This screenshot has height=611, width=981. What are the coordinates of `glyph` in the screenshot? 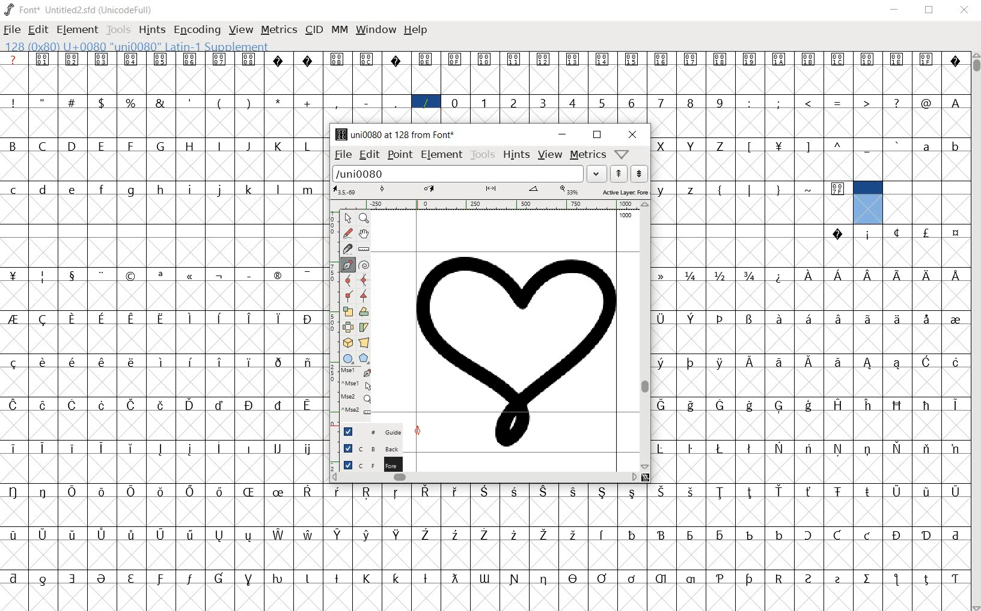 It's located at (74, 190).